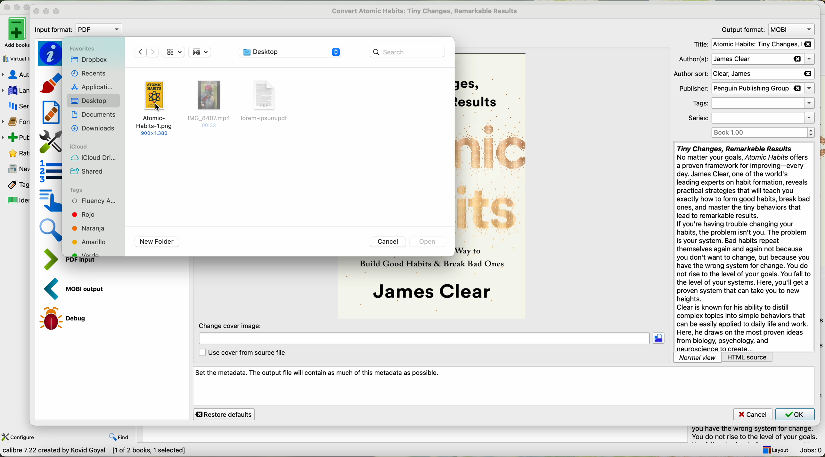 The height and width of the screenshot is (457, 825). Describe the element at coordinates (57, 12) in the screenshot. I see `maximize` at that location.